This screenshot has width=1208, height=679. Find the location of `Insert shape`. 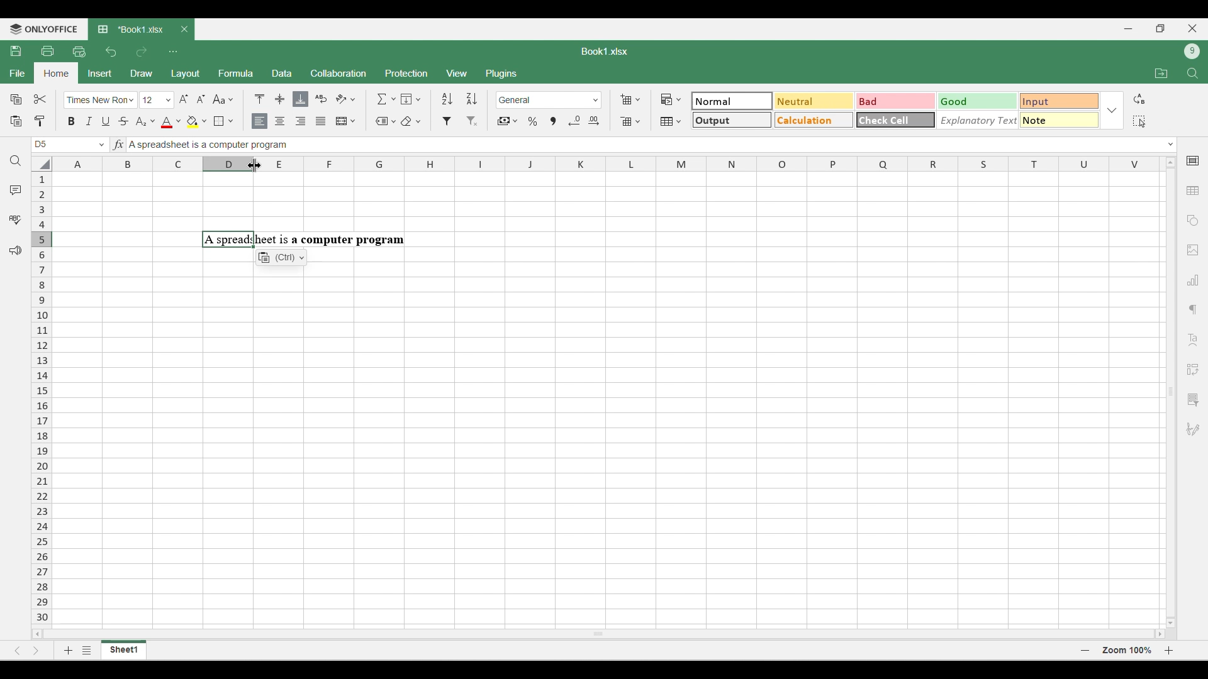

Insert shape is located at coordinates (1192, 221).